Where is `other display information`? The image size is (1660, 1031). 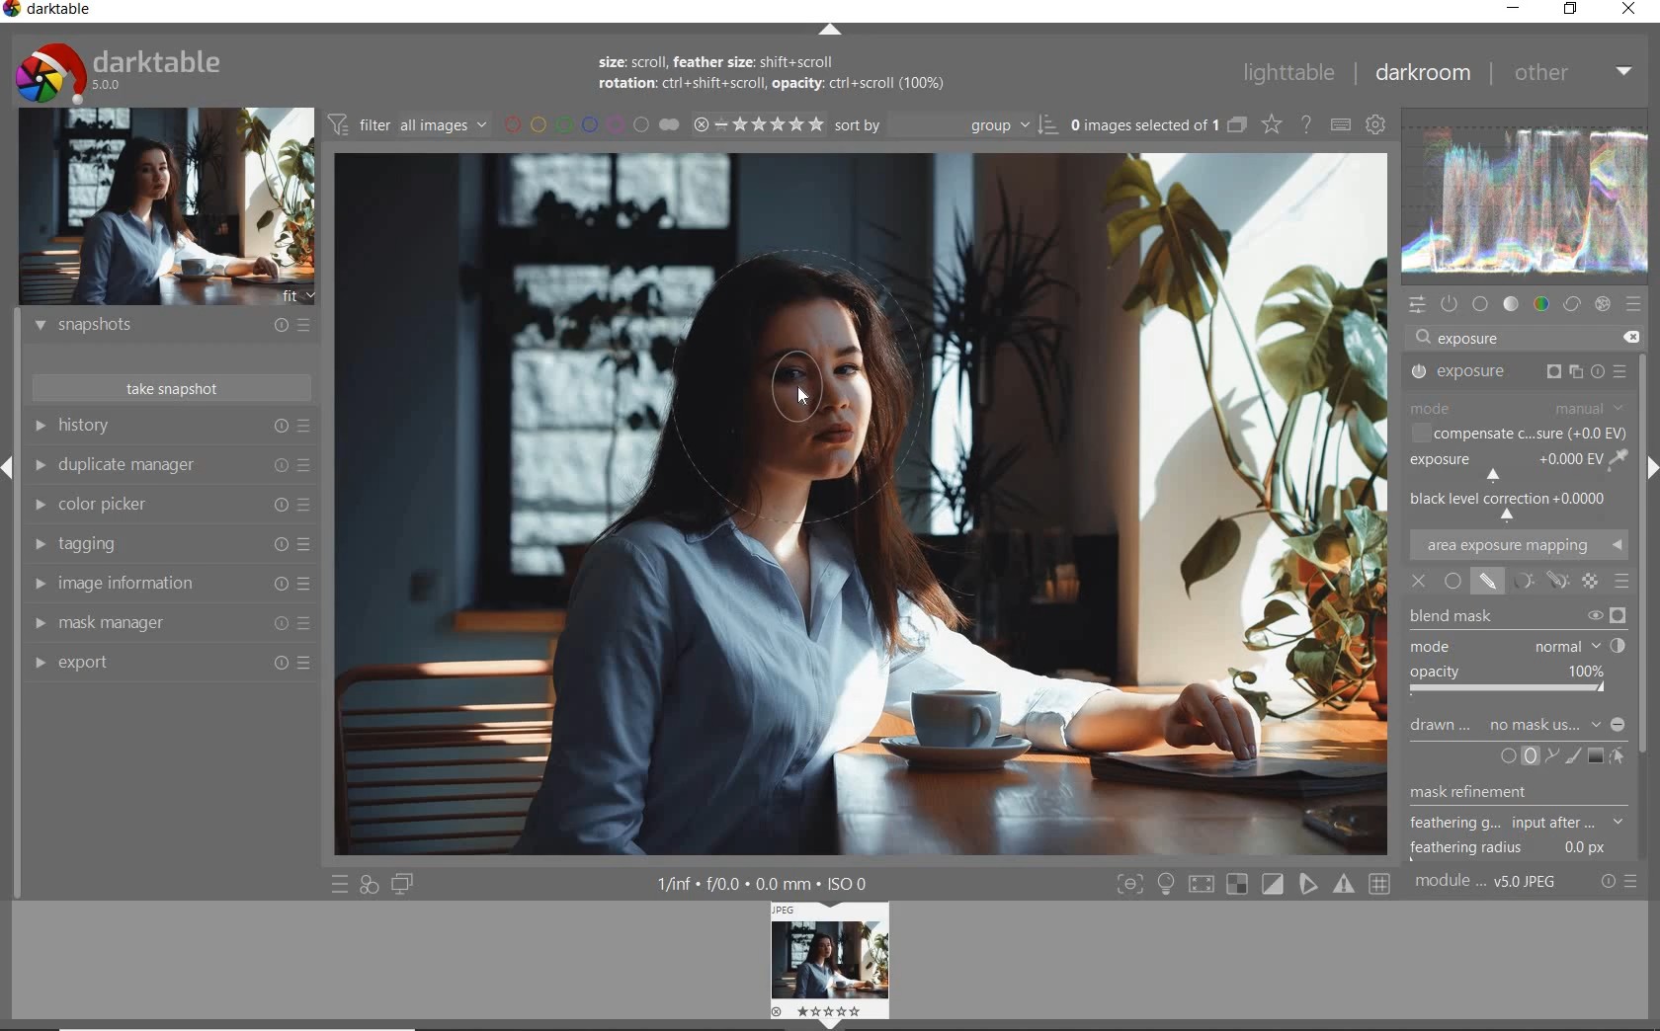
other display information is located at coordinates (763, 883).